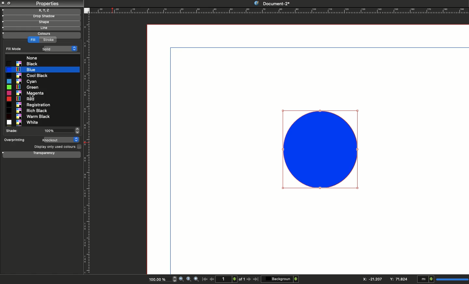 The width and height of the screenshot is (469, 284). What do you see at coordinates (15, 140) in the screenshot?
I see `Overprinting` at bounding box center [15, 140].